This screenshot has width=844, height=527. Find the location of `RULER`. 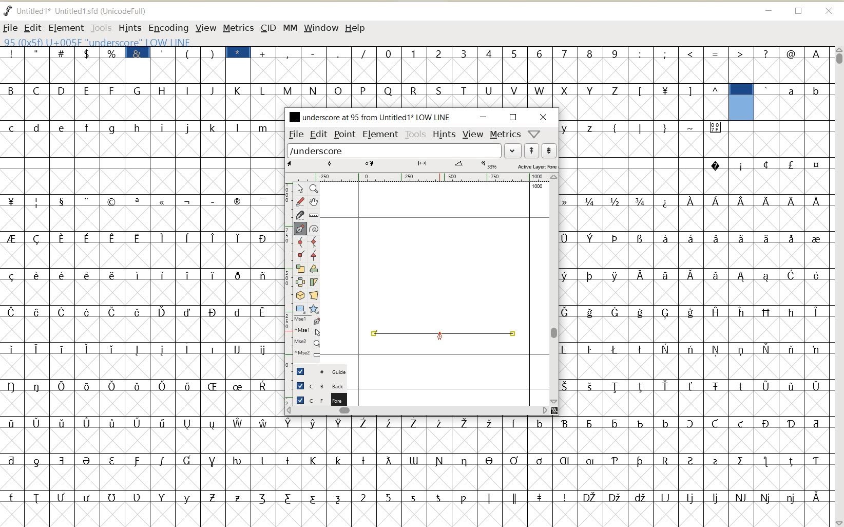

RULER is located at coordinates (419, 177).